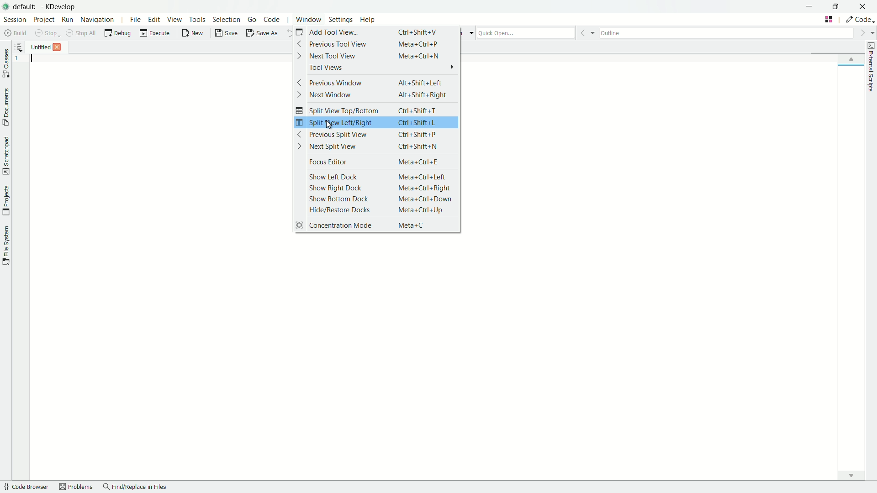  I want to click on Meta+C, so click(414, 226).